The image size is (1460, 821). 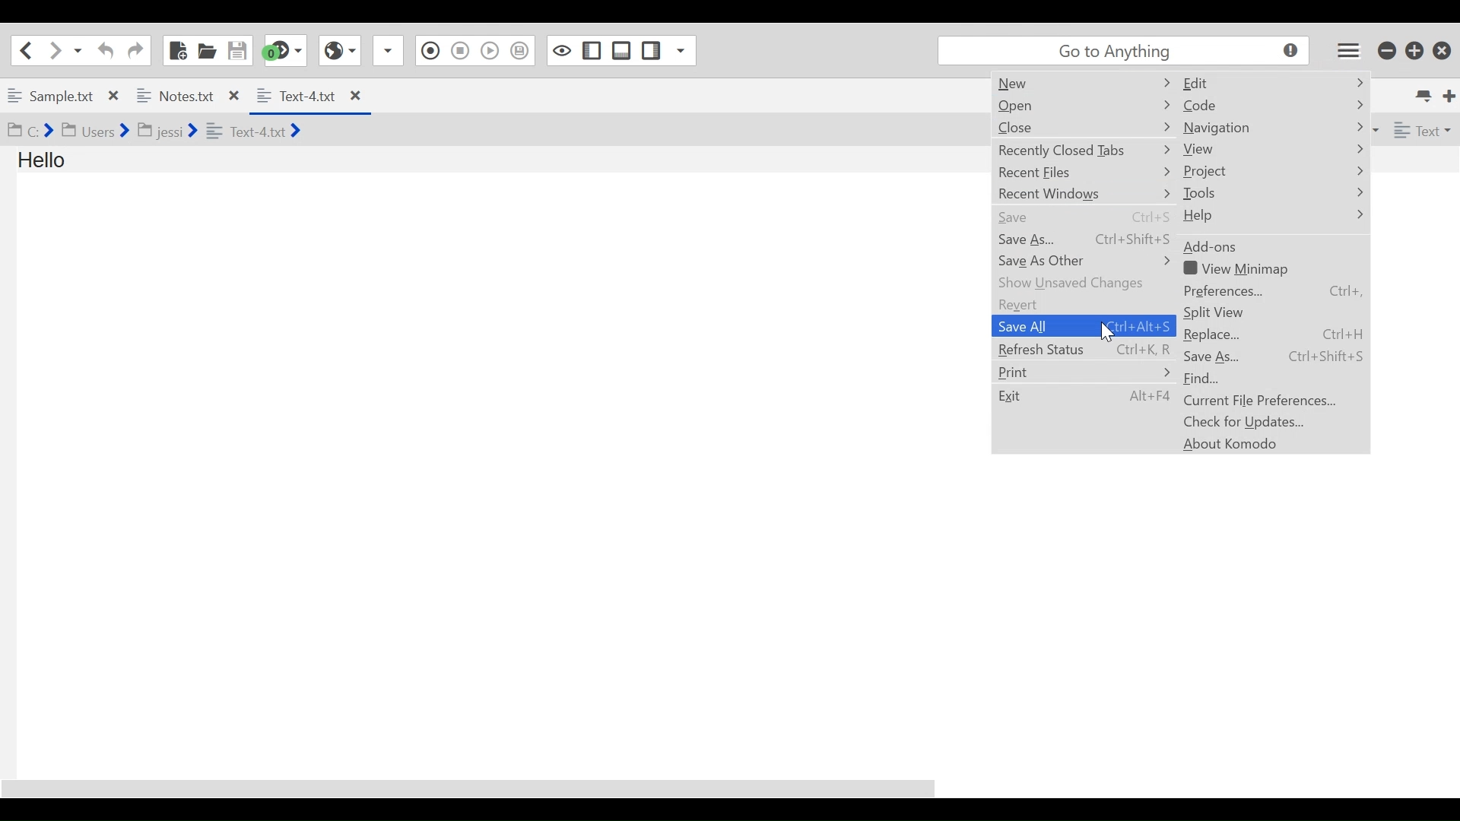 What do you see at coordinates (562, 51) in the screenshot?
I see `Toggle focus mode` at bounding box center [562, 51].